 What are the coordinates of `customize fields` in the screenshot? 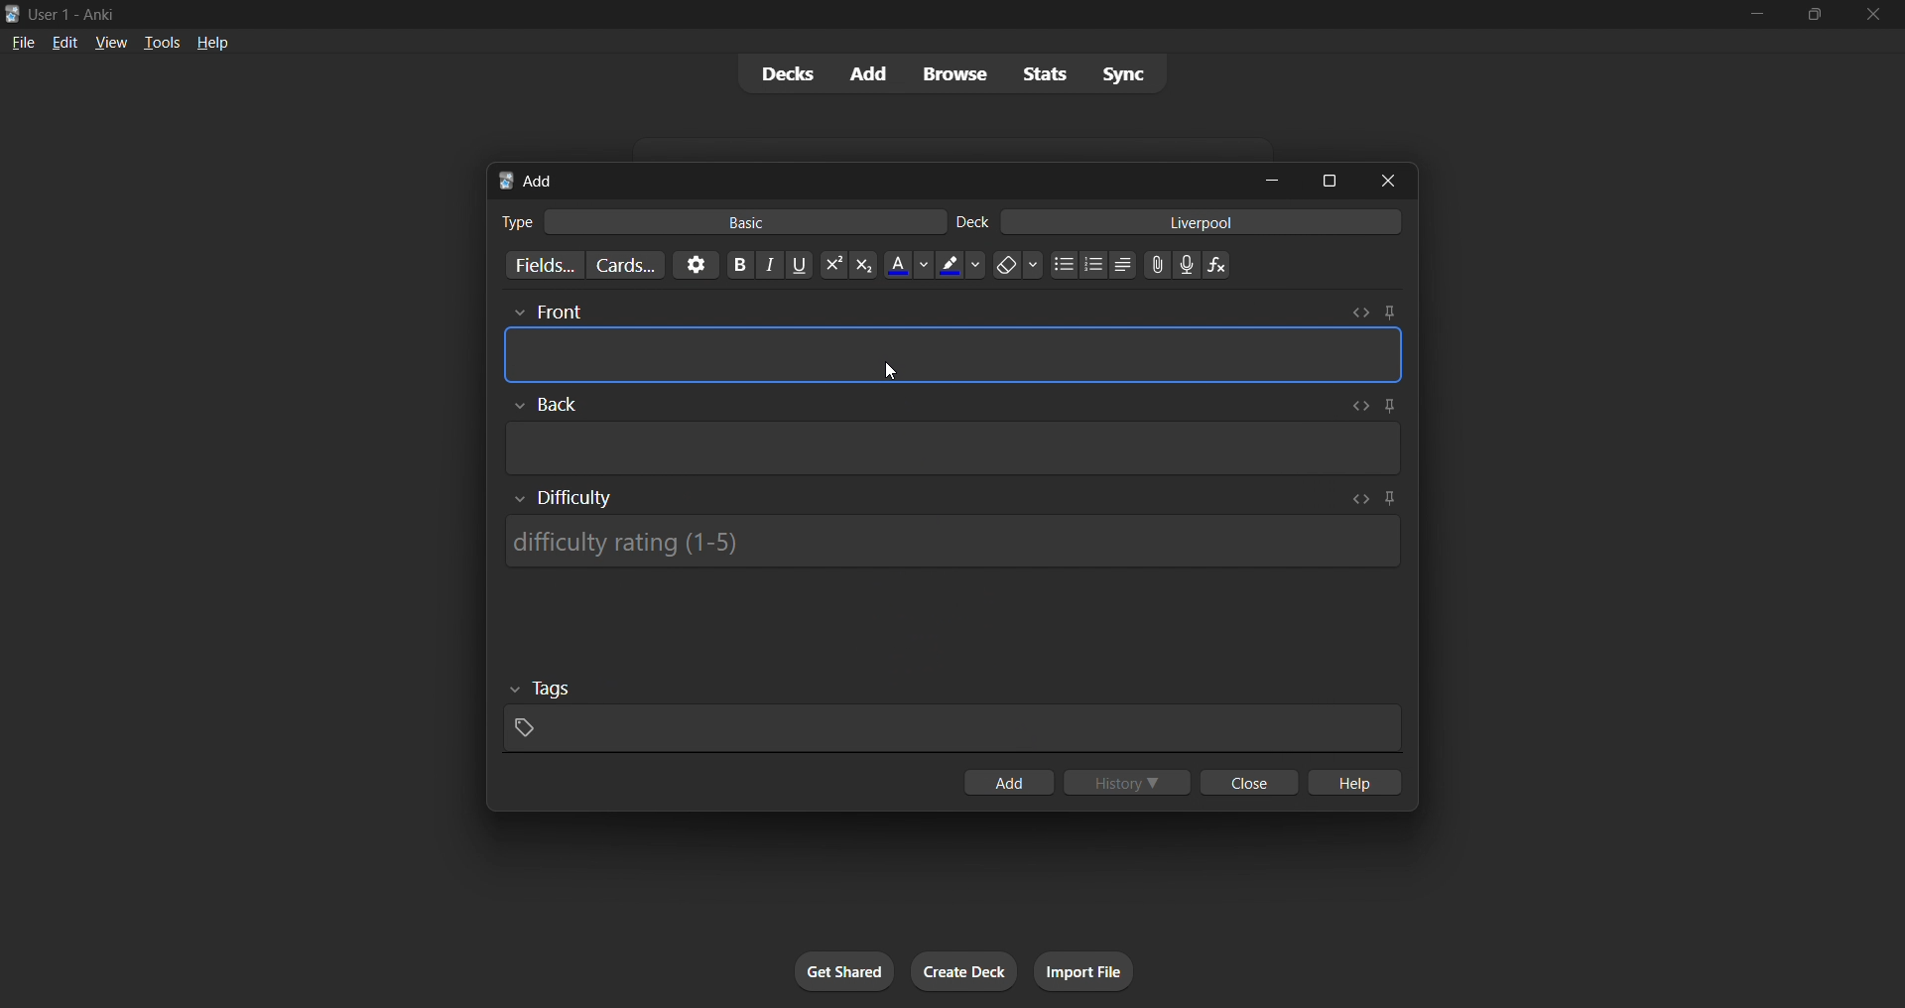 It's located at (541, 265).